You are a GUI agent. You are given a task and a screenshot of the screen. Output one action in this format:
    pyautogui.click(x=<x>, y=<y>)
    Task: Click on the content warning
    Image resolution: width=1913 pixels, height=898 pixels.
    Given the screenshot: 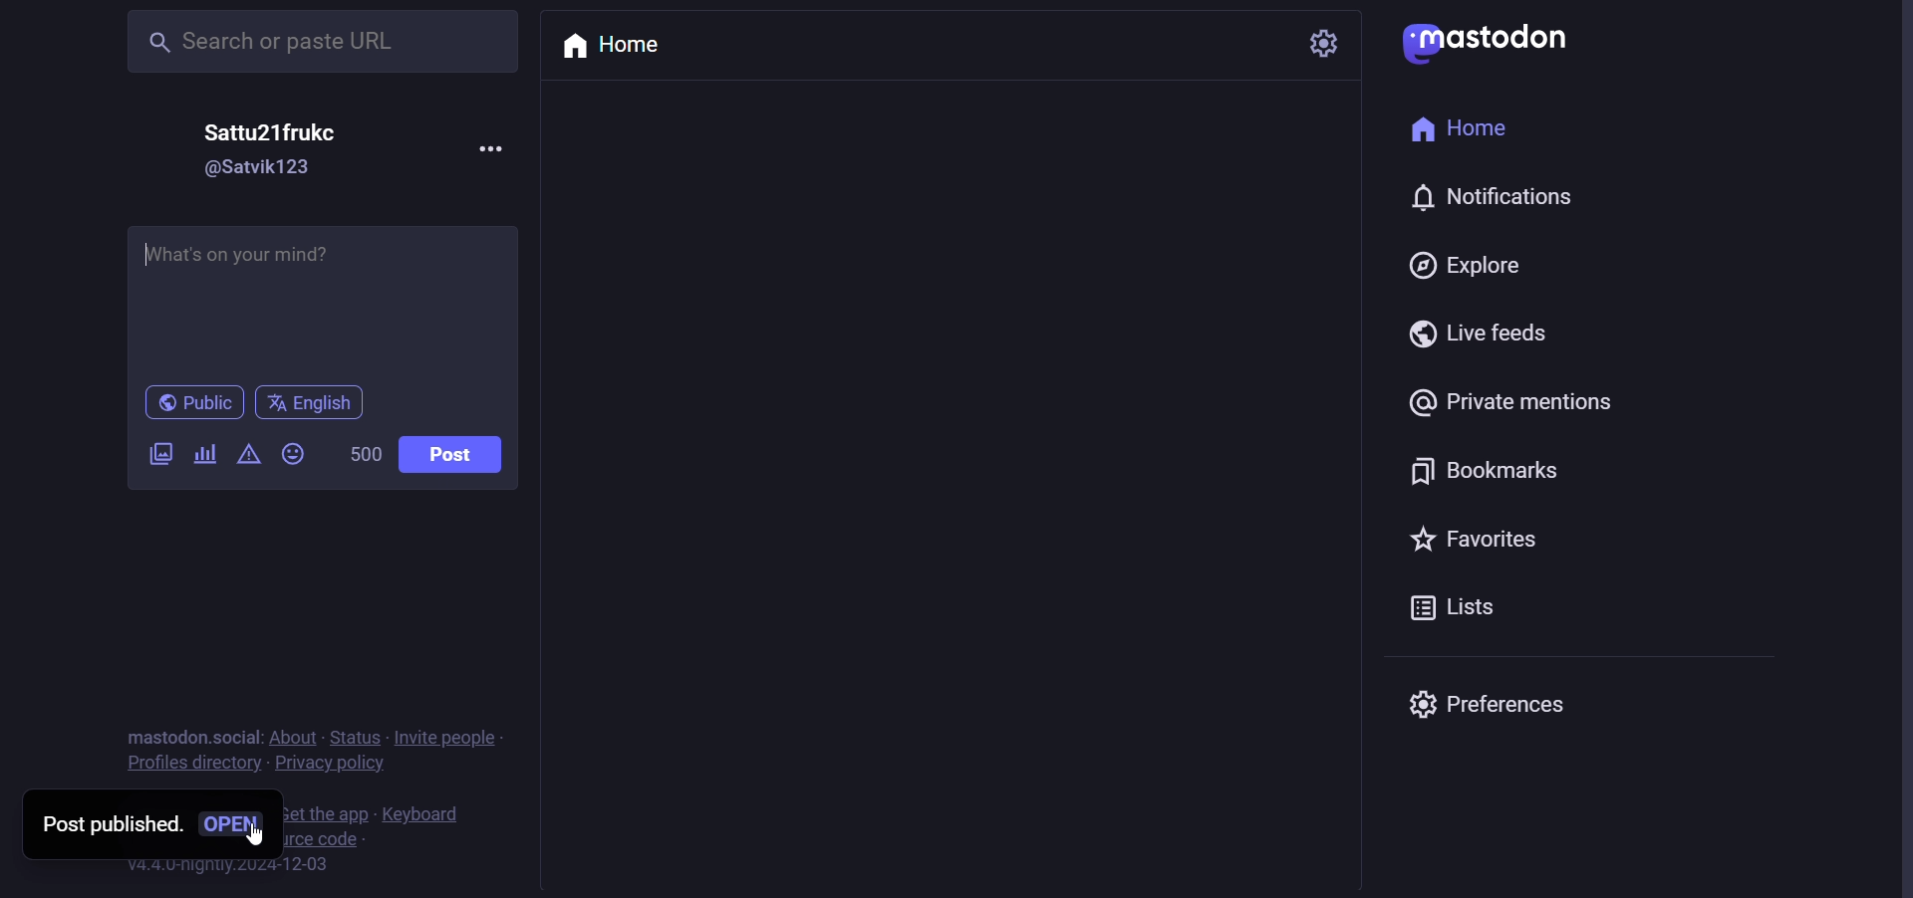 What is the action you would take?
    pyautogui.click(x=249, y=461)
    